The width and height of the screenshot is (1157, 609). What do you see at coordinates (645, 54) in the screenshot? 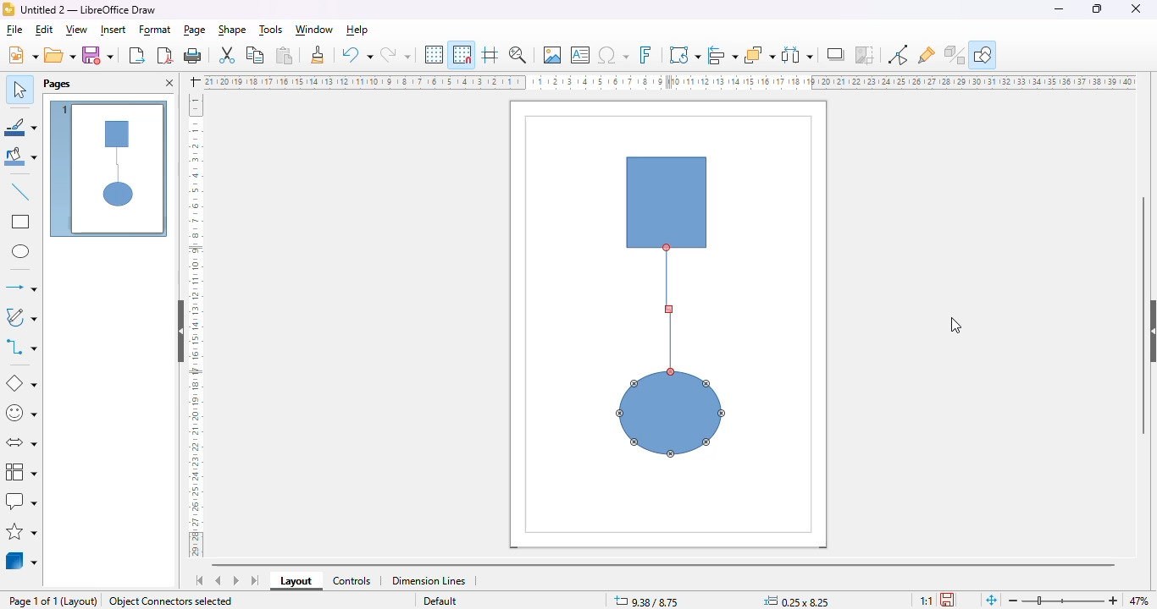
I see `insert fontwork text` at bounding box center [645, 54].